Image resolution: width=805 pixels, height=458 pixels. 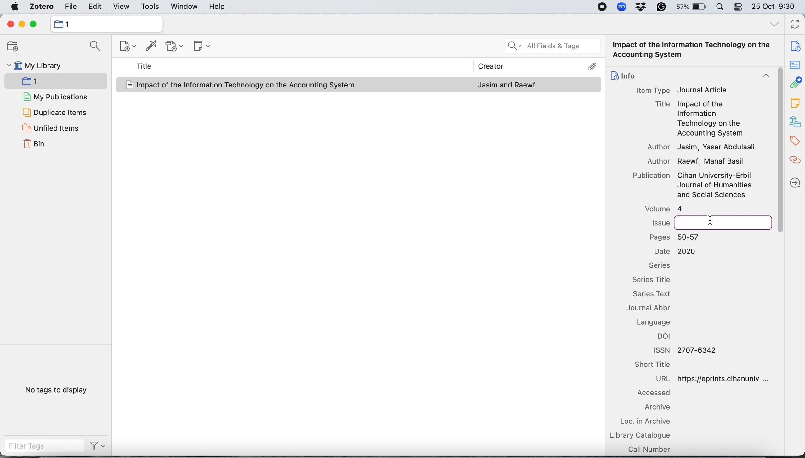 What do you see at coordinates (34, 145) in the screenshot?
I see `bin` at bounding box center [34, 145].